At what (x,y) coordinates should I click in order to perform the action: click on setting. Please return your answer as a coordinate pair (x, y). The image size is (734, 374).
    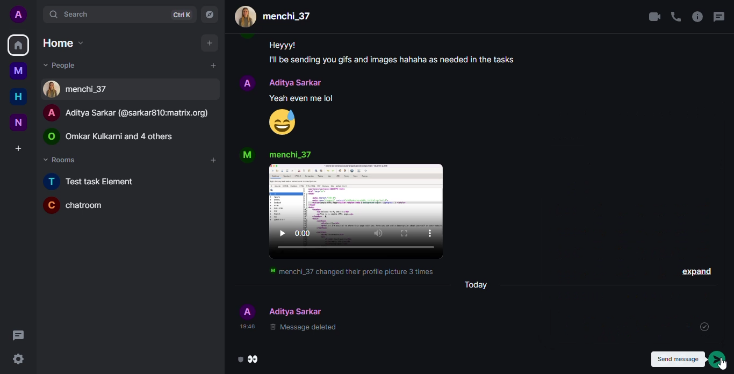
    Looking at the image, I should click on (18, 359).